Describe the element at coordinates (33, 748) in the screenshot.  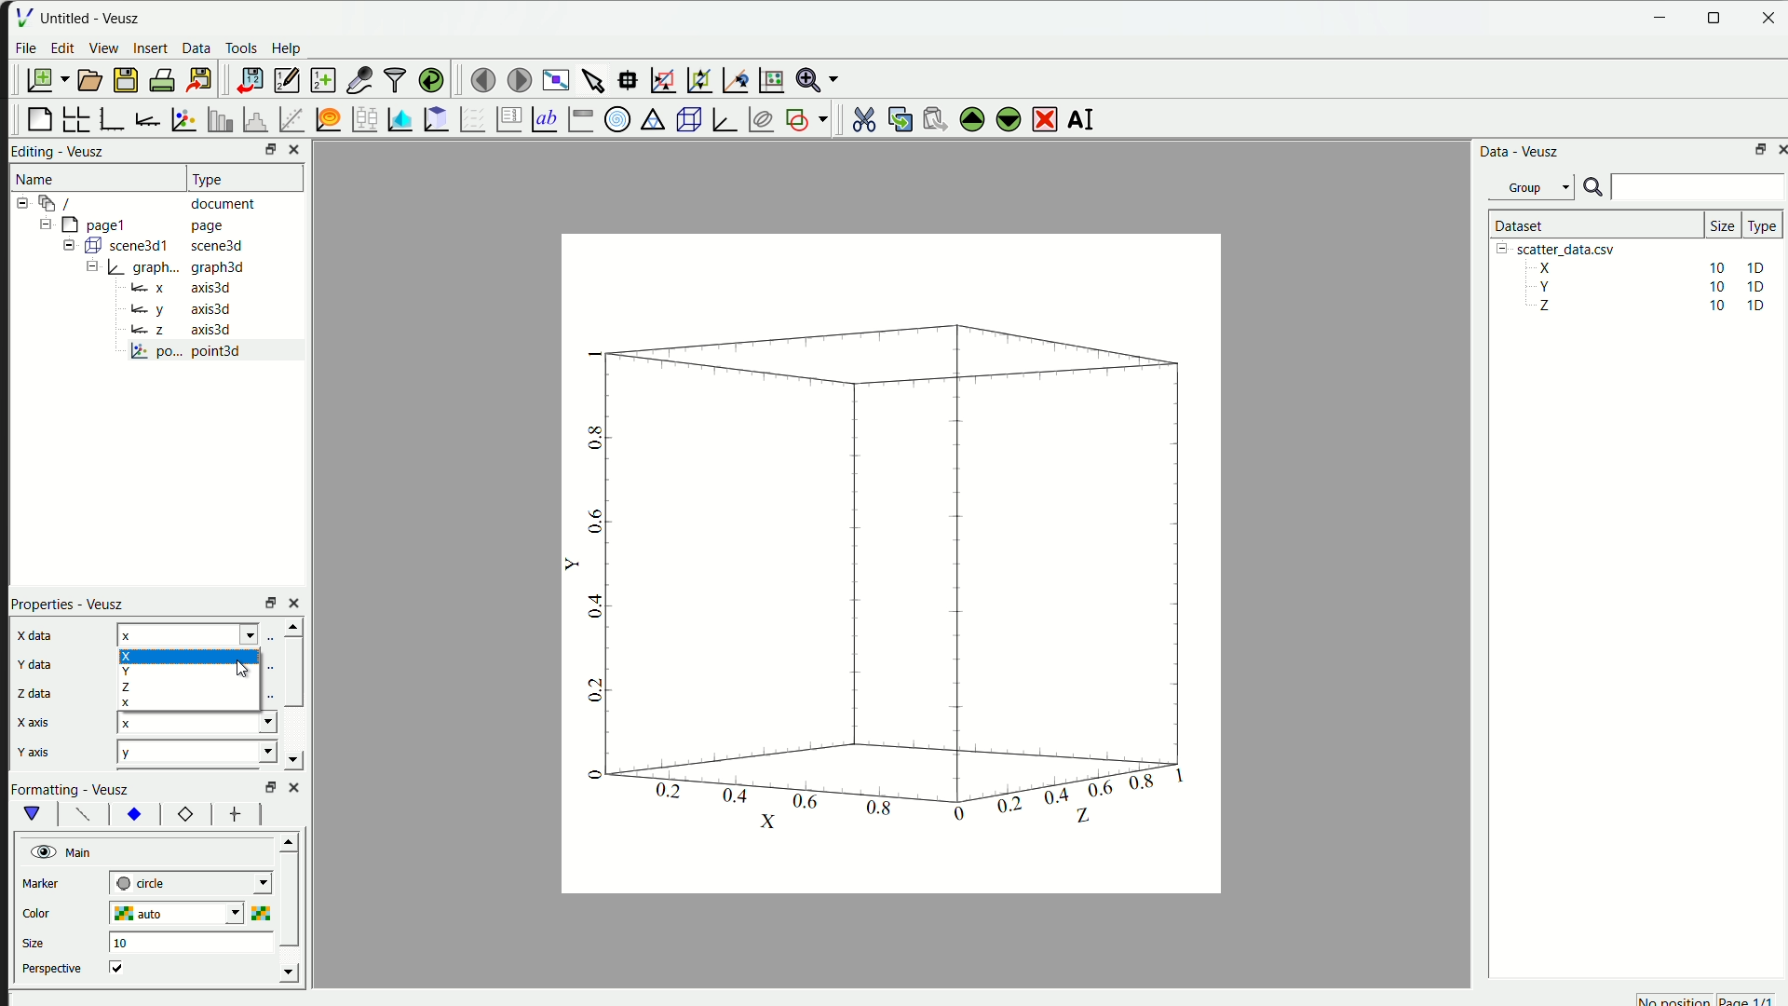
I see `y axis` at that location.